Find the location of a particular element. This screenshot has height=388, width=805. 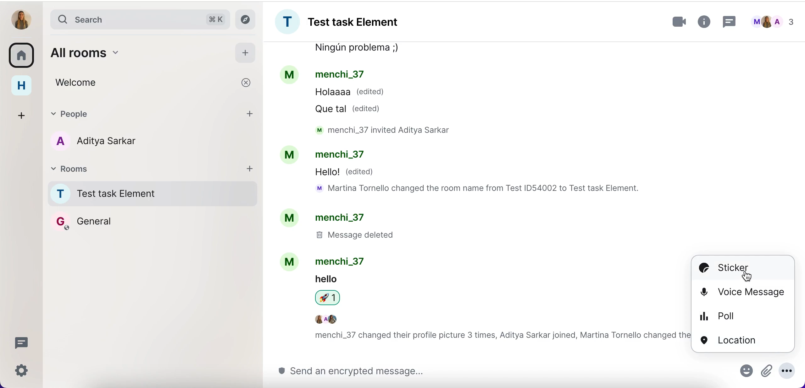

add is located at coordinates (253, 114).